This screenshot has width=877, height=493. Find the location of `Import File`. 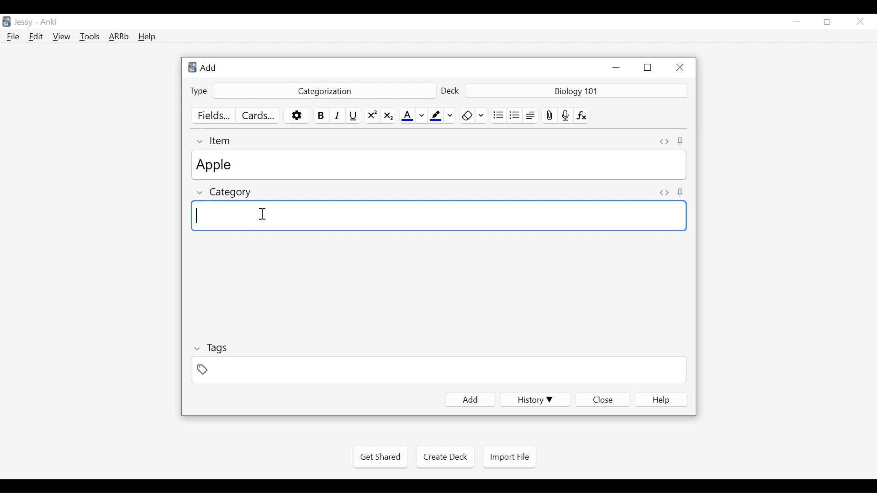

Import File is located at coordinates (509, 457).